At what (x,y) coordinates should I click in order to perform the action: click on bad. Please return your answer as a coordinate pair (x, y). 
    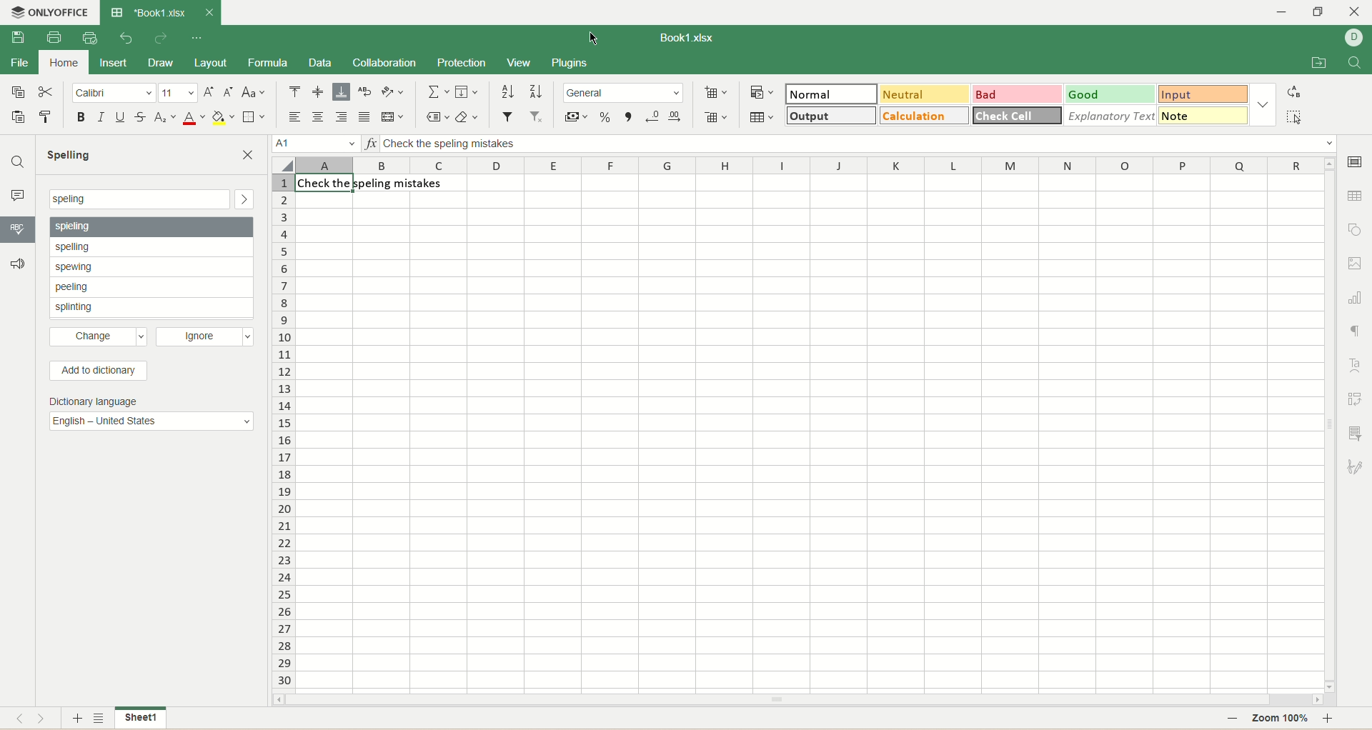
    Looking at the image, I should click on (1017, 94).